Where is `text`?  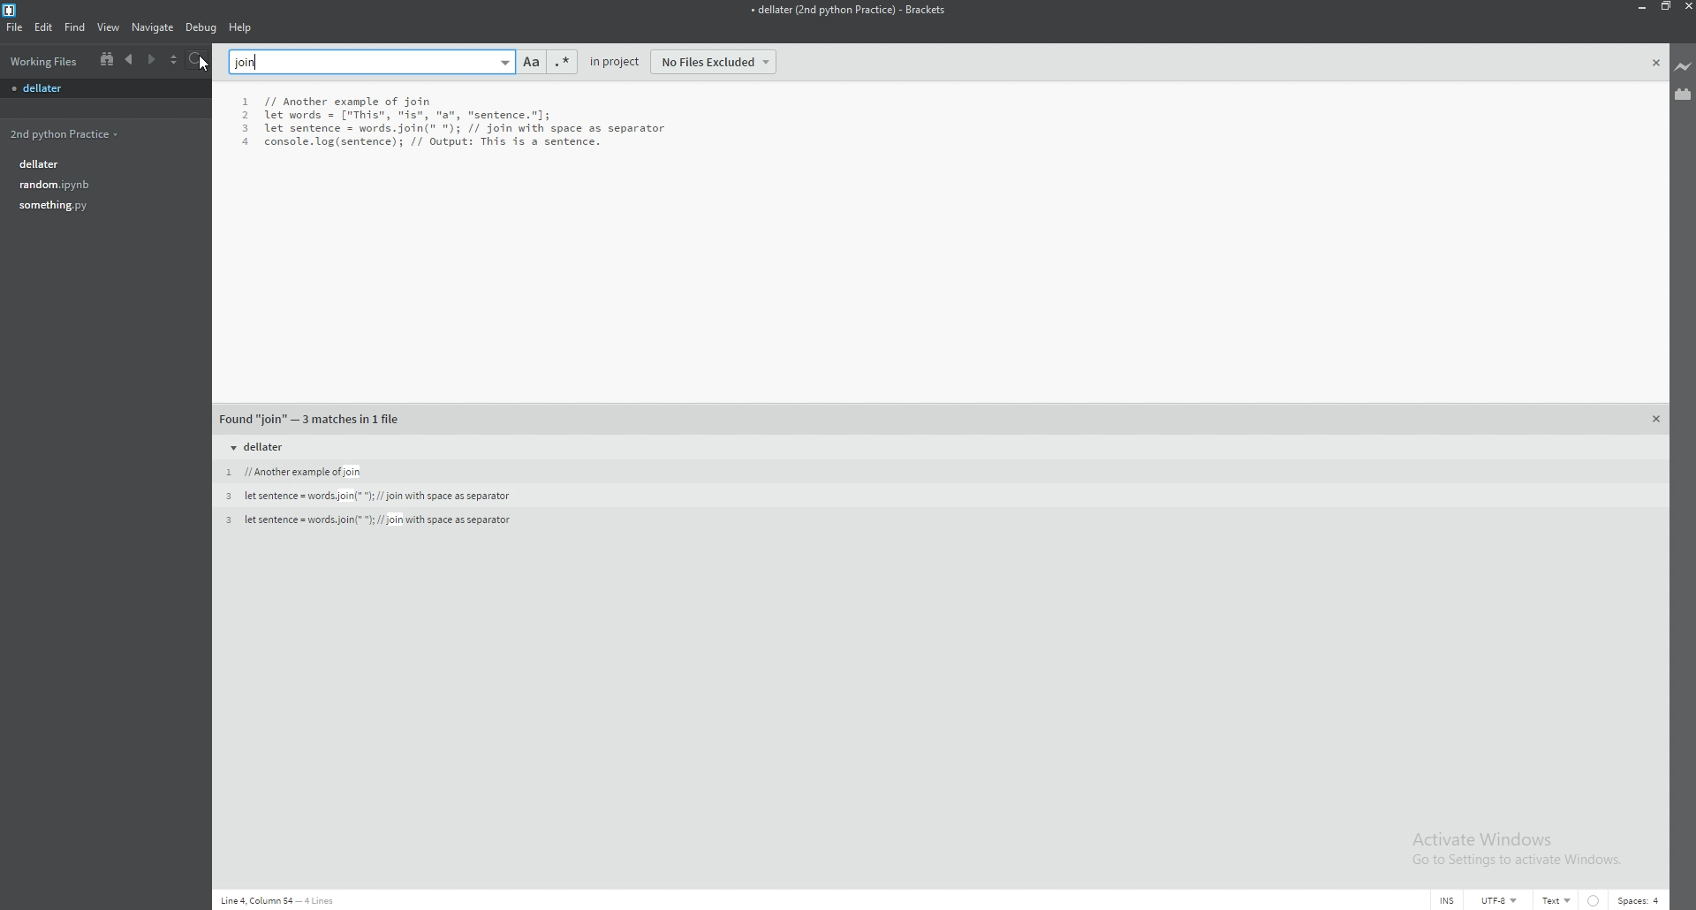 text is located at coordinates (1559, 897).